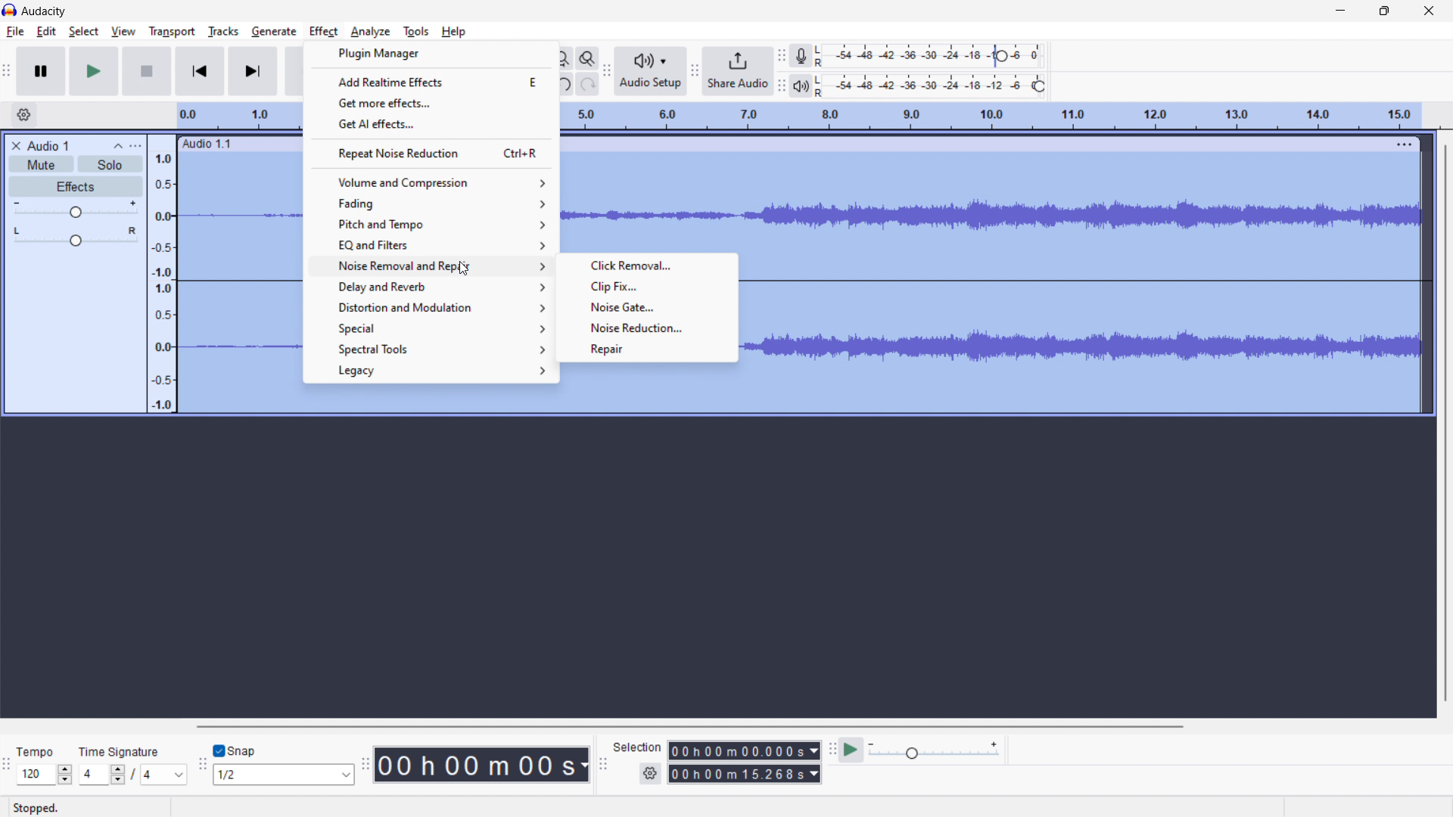 The width and height of the screenshot is (1453, 817). I want to click on end time, so click(744, 773).